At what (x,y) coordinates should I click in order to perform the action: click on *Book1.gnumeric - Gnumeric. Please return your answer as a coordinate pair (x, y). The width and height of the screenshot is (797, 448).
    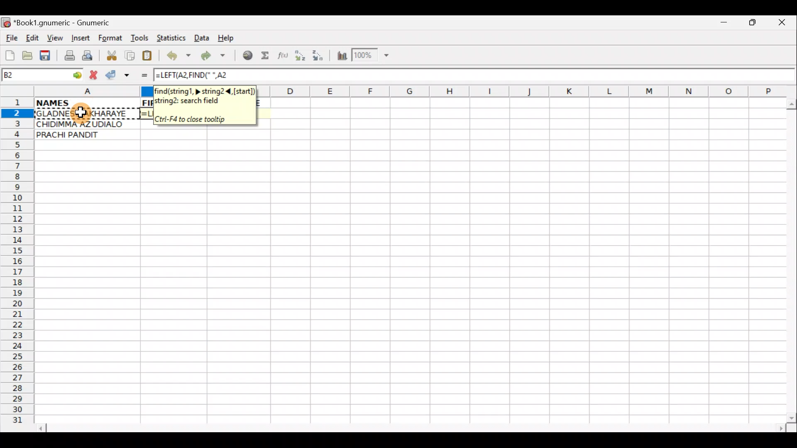
    Looking at the image, I should click on (69, 23).